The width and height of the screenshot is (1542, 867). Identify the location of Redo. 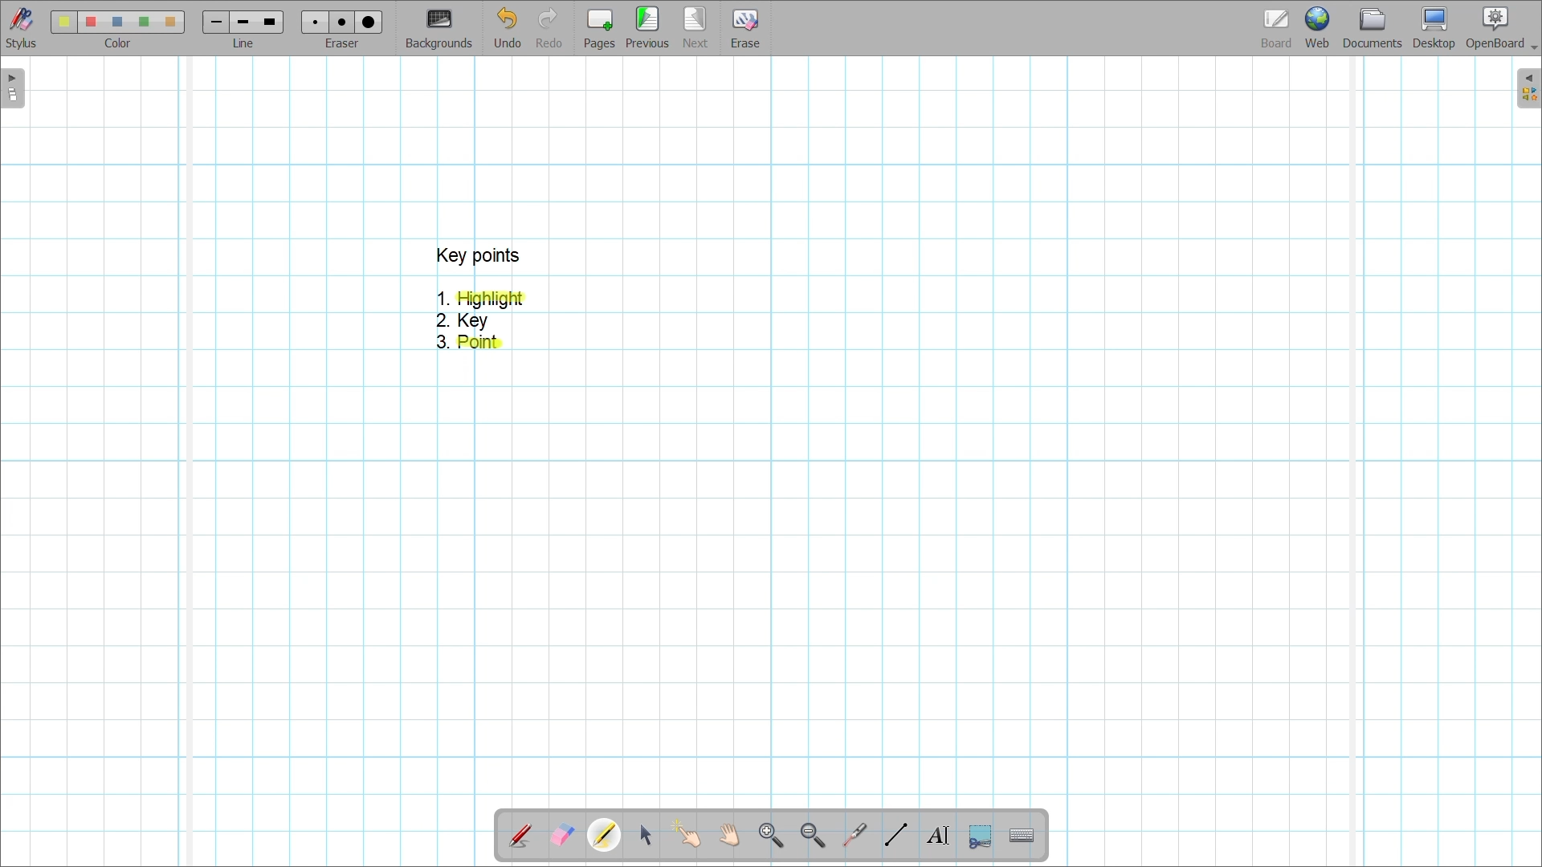
(549, 27).